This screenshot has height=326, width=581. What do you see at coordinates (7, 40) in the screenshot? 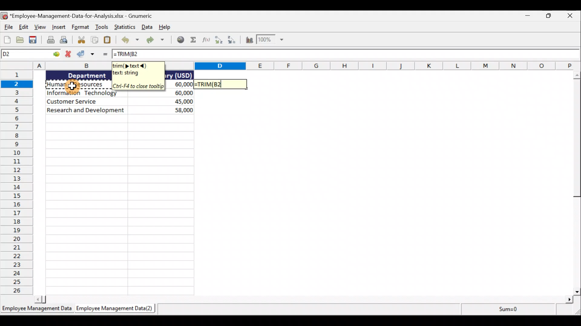
I see `Create a new workbook` at bounding box center [7, 40].